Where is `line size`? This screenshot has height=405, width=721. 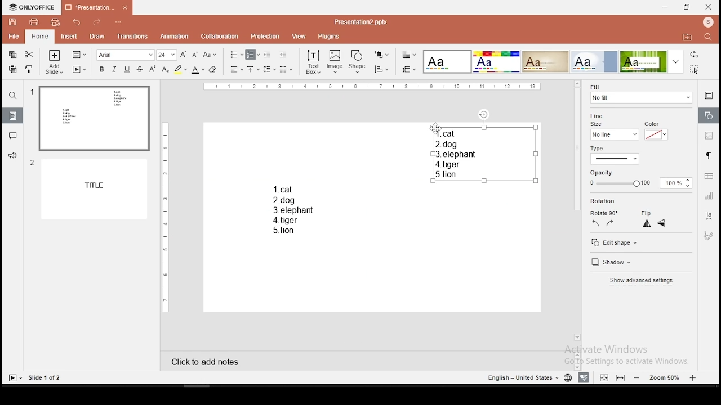
line size is located at coordinates (599, 119).